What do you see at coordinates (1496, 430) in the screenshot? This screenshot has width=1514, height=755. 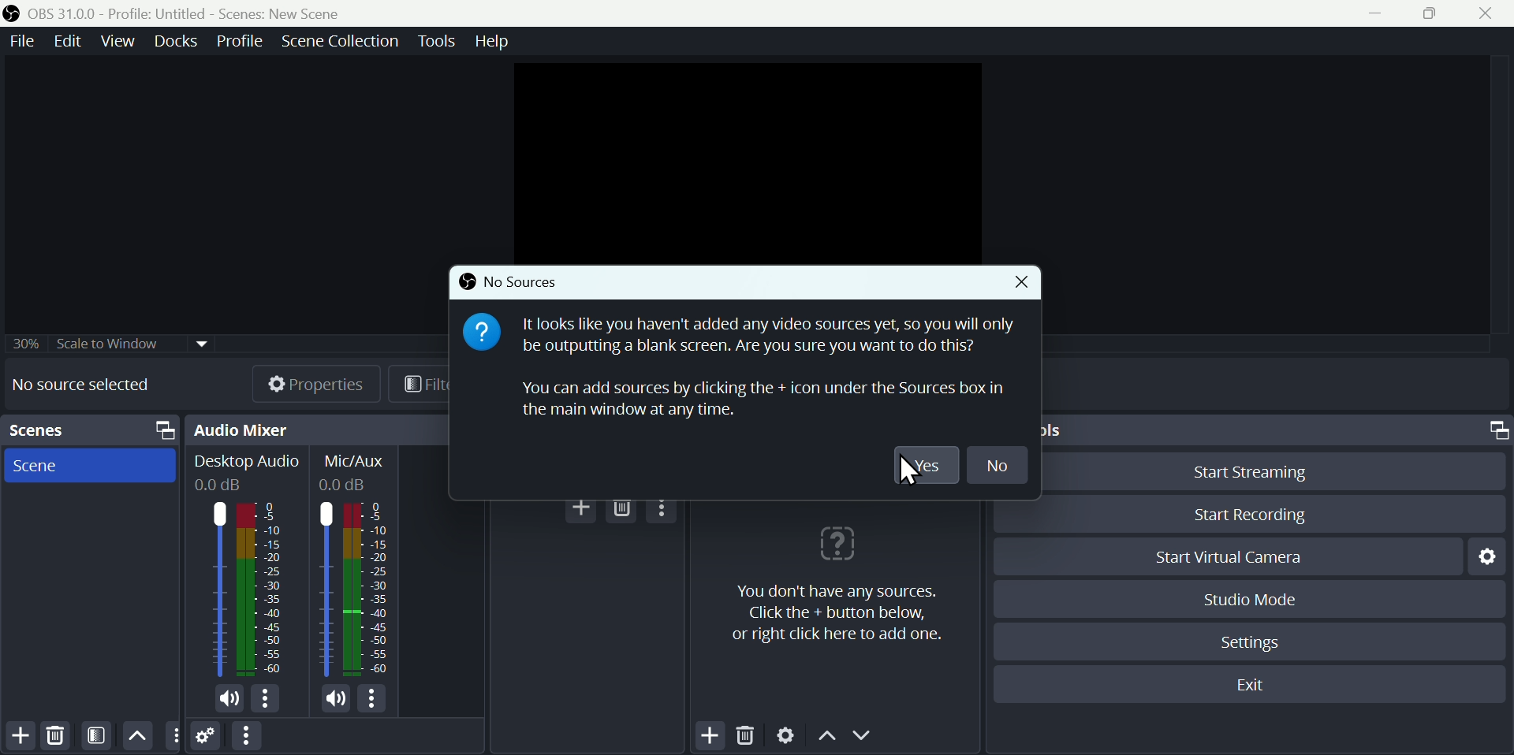 I see `maximize` at bounding box center [1496, 430].